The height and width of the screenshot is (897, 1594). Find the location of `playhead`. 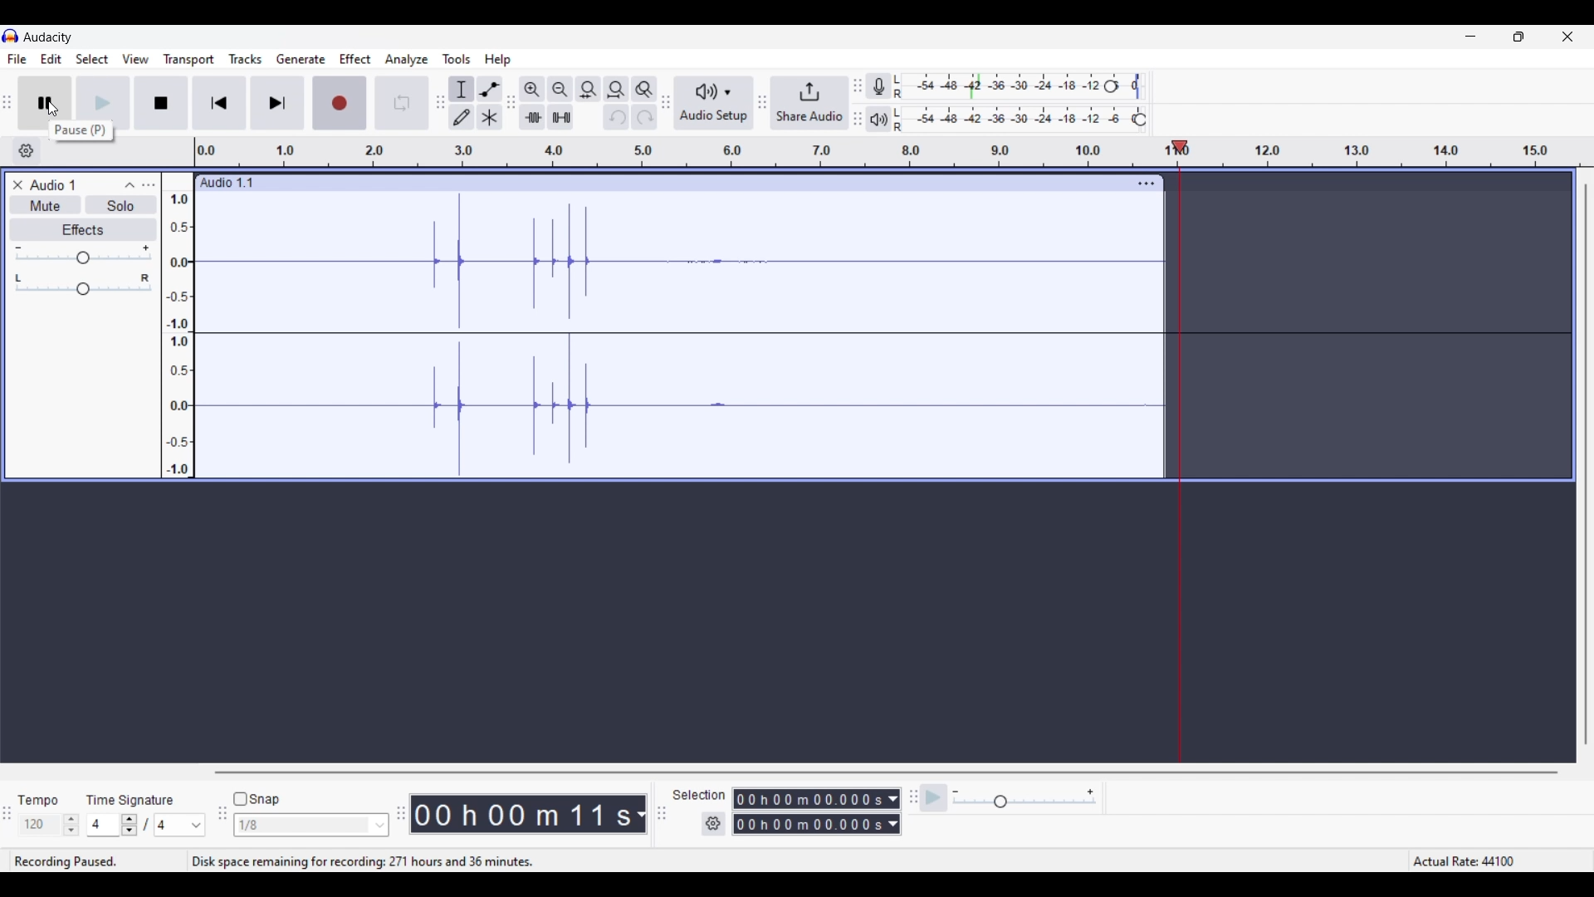

playhead is located at coordinates (1179, 145).